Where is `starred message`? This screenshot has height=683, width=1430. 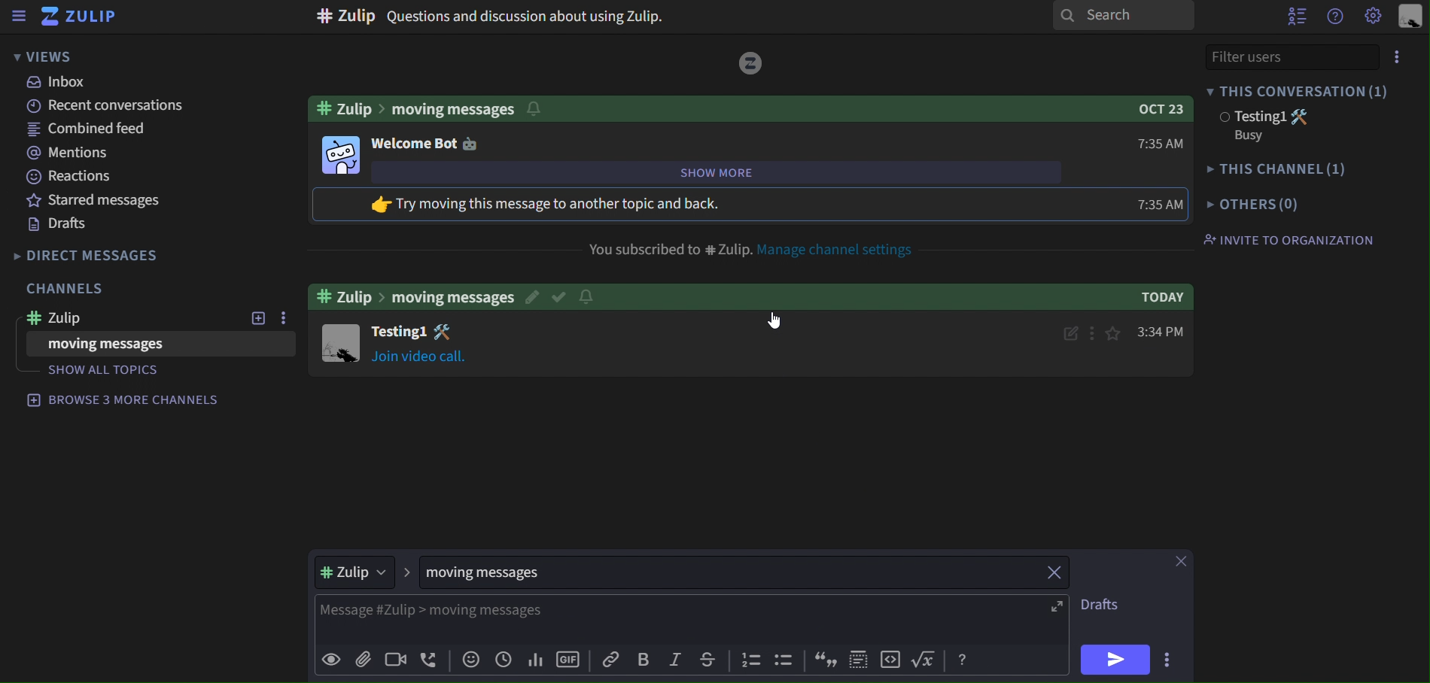
starred message is located at coordinates (87, 201).